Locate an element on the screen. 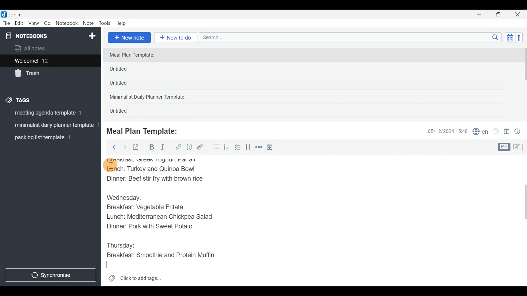 The width and height of the screenshot is (527, 296). Reverse sort is located at coordinates (522, 39).